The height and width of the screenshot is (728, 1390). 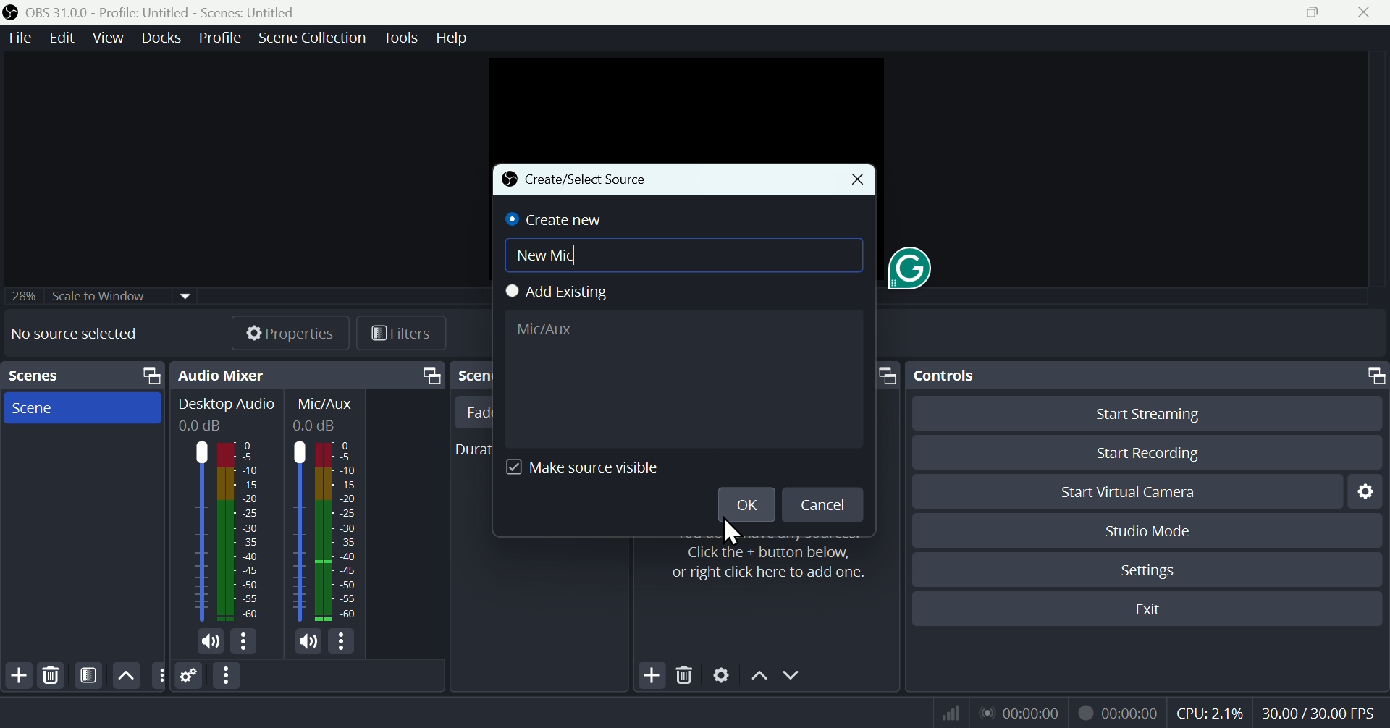 I want to click on (un)check Make source visible, so click(x=591, y=468).